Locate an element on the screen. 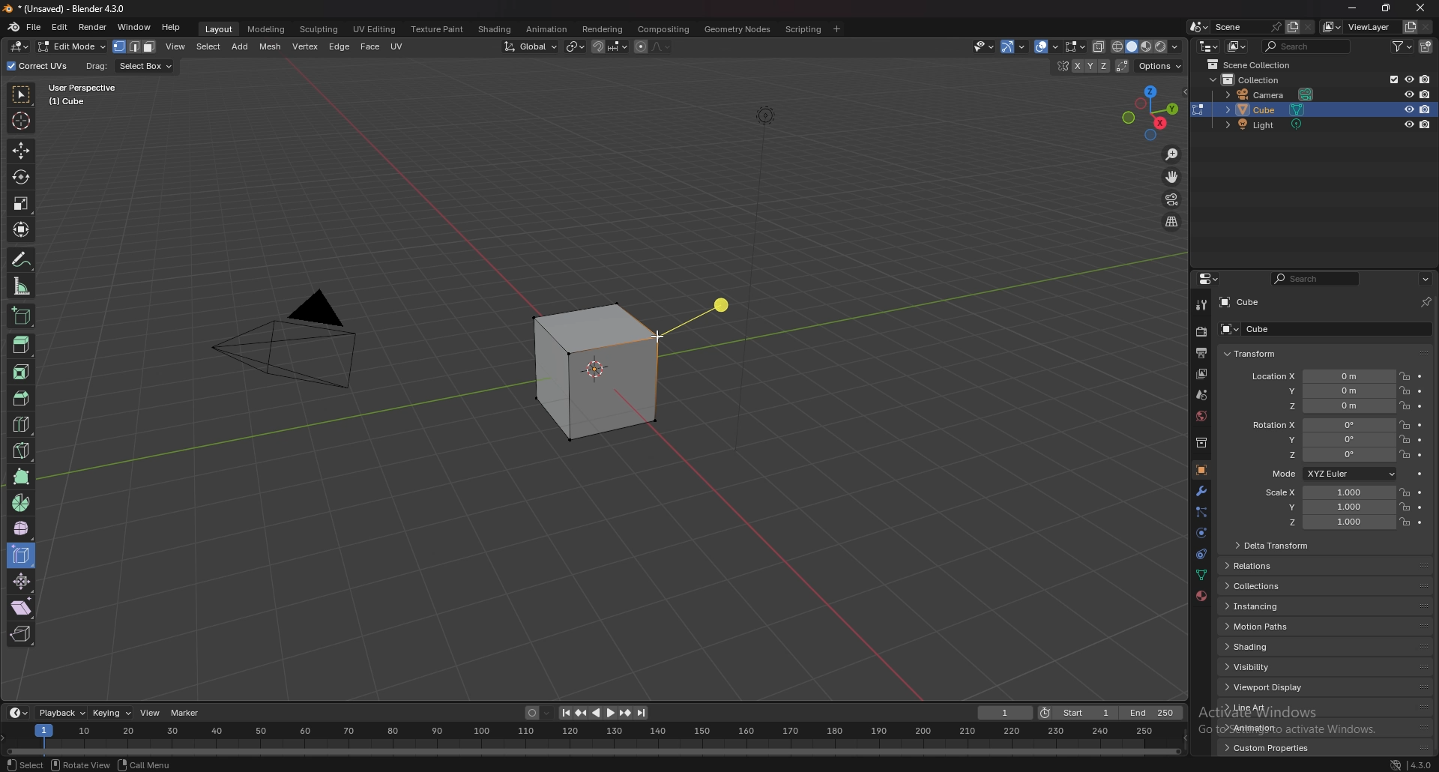  compositing is located at coordinates (664, 29).